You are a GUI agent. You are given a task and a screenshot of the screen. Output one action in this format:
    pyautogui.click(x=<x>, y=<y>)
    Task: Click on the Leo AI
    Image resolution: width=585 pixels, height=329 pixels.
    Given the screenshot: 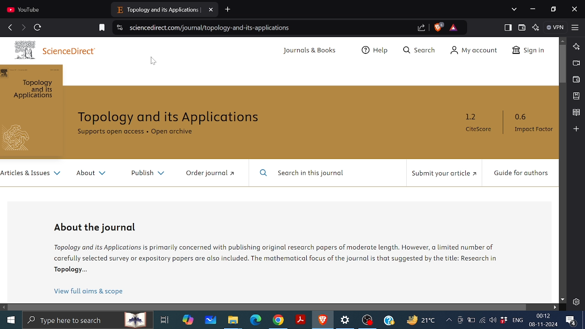 What is the action you would take?
    pyautogui.click(x=537, y=27)
    